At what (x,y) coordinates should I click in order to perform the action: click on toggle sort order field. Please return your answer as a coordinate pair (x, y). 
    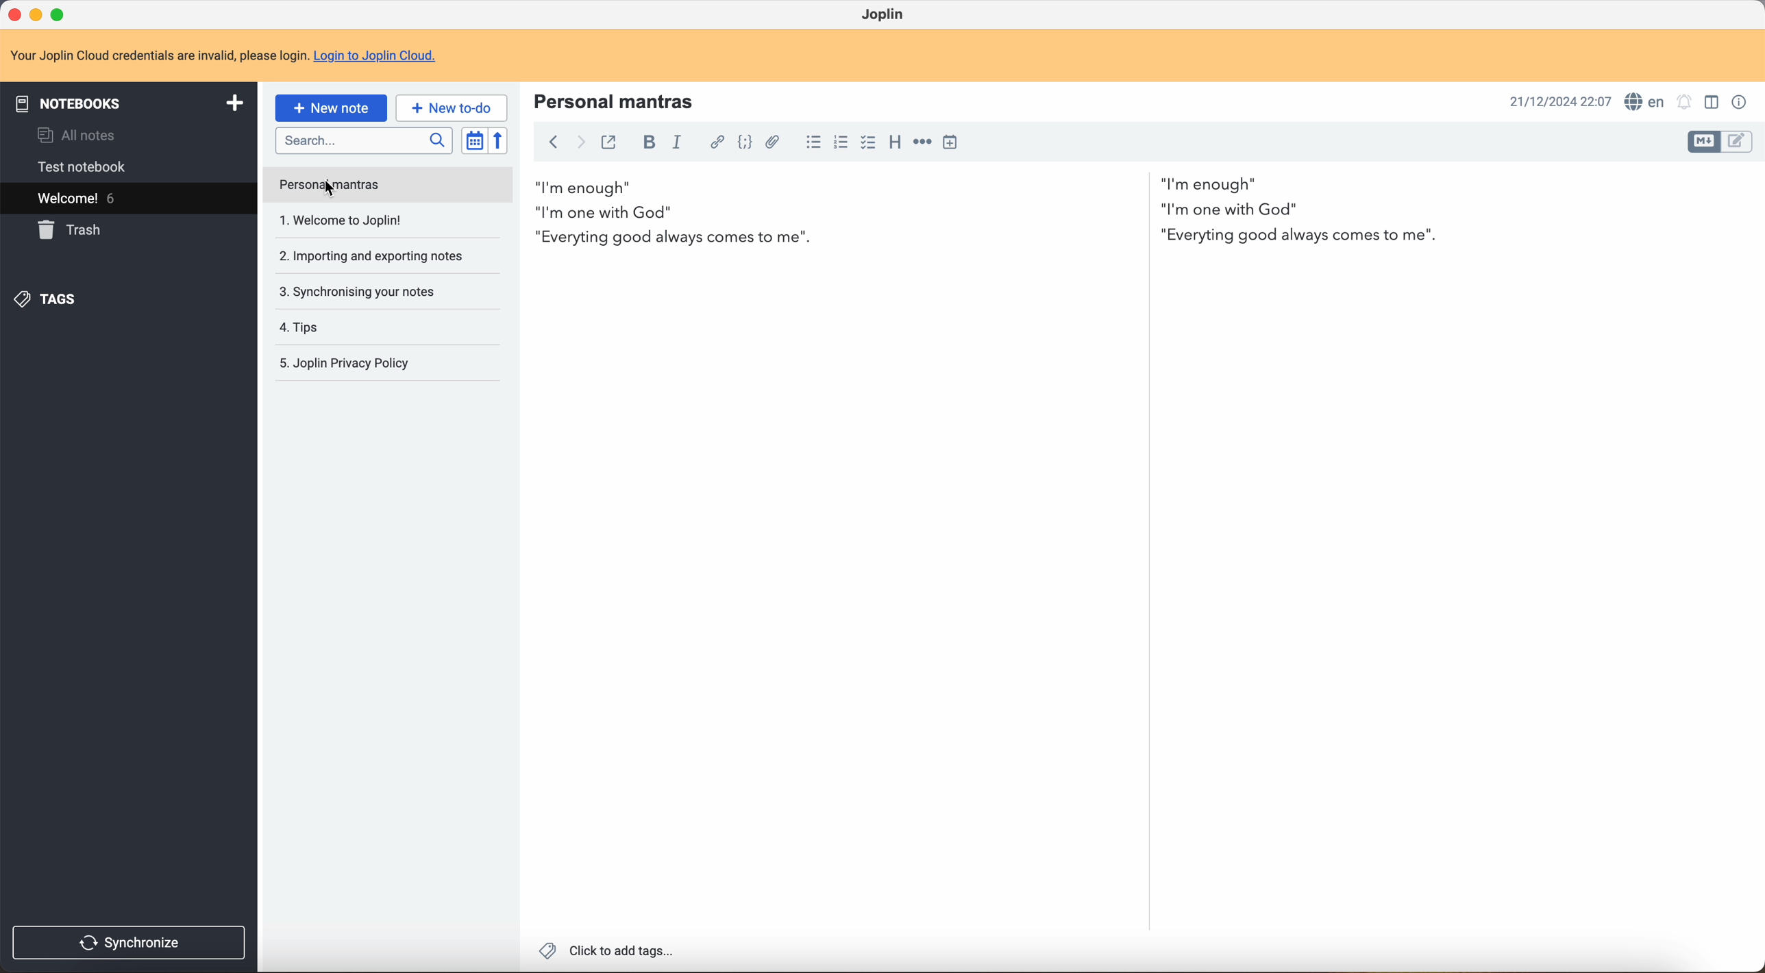
    Looking at the image, I should click on (472, 140).